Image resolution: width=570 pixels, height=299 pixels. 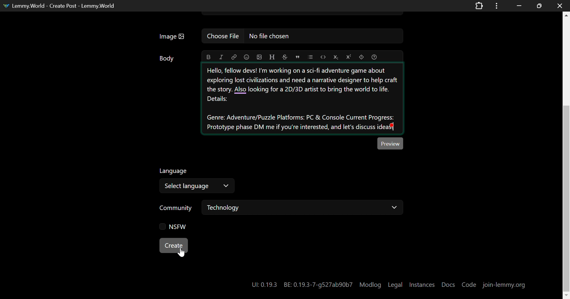 What do you see at coordinates (208, 57) in the screenshot?
I see `bold` at bounding box center [208, 57].